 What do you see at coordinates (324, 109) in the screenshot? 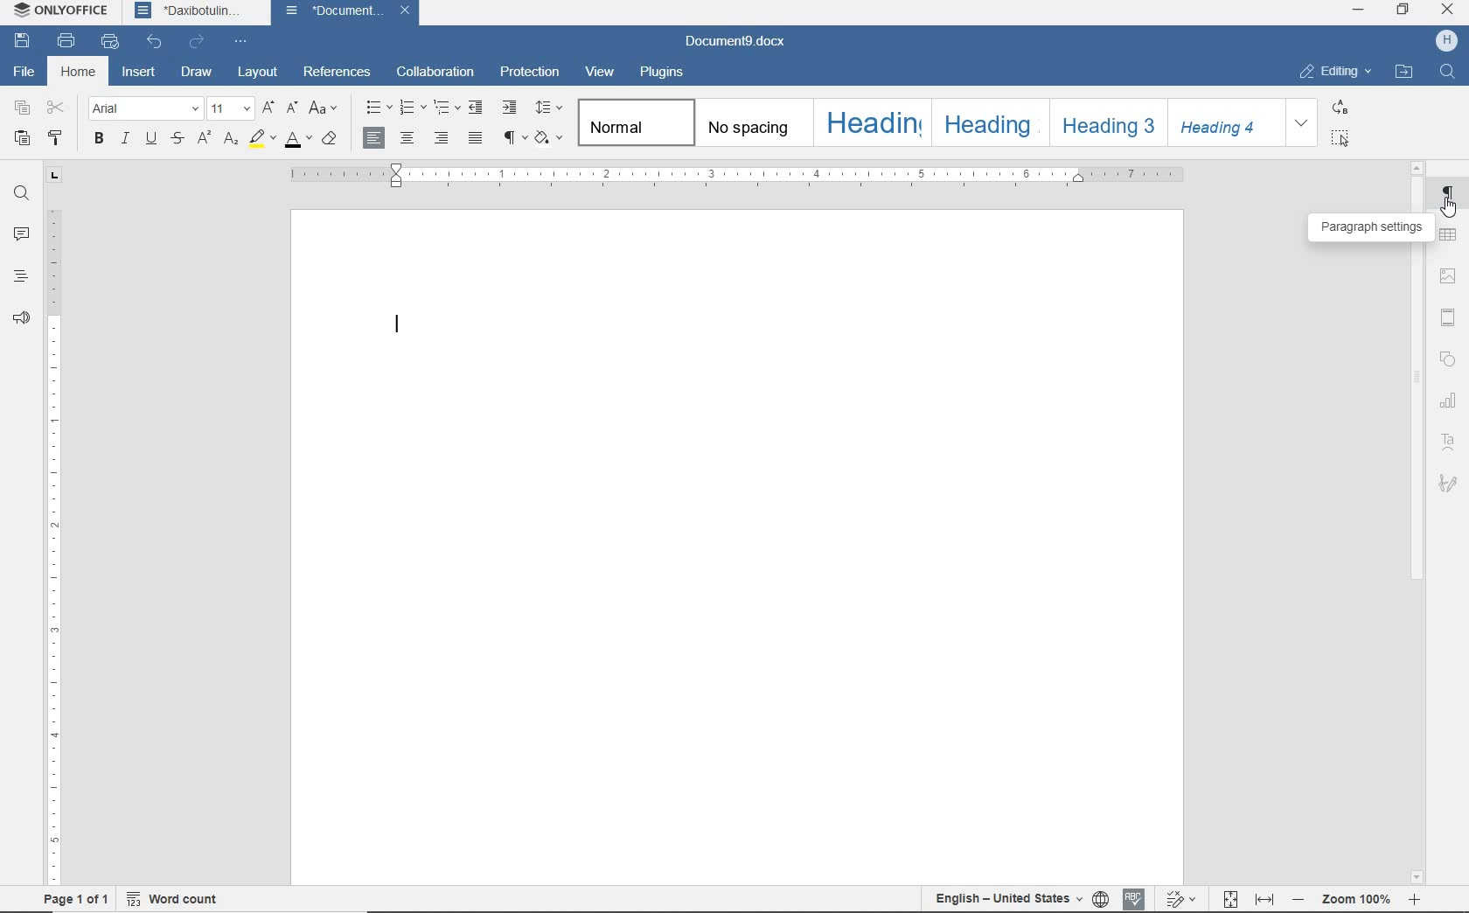
I see `change case` at bounding box center [324, 109].